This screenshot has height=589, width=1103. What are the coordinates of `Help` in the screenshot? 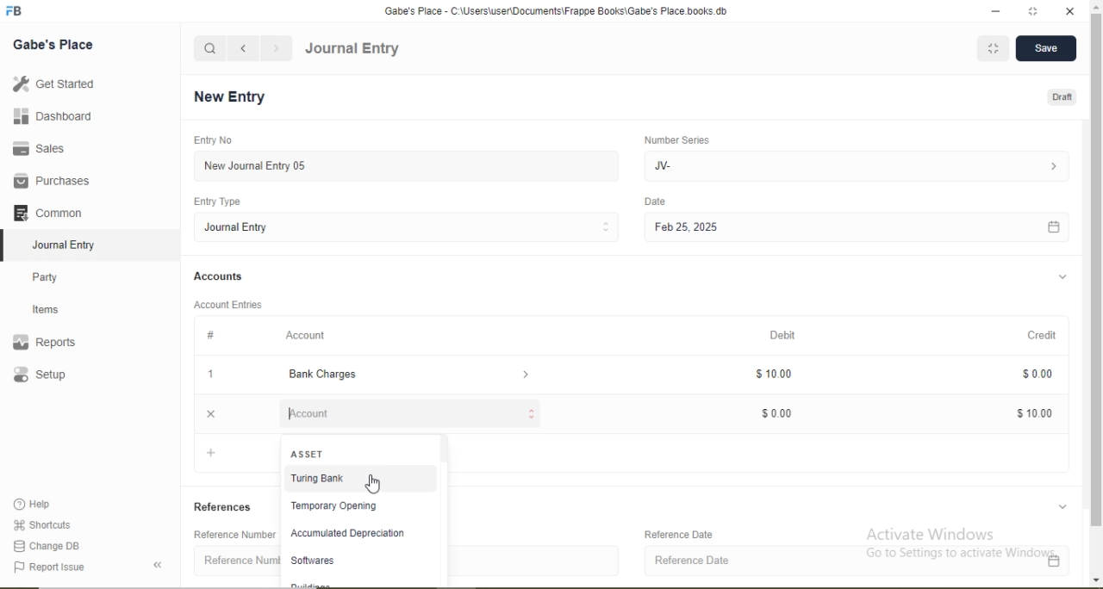 It's located at (40, 505).